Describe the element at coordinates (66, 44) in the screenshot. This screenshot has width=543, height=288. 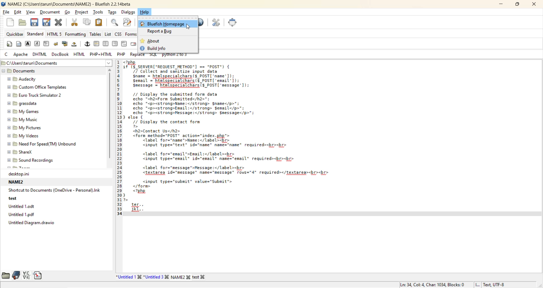
I see `break and clear` at that location.